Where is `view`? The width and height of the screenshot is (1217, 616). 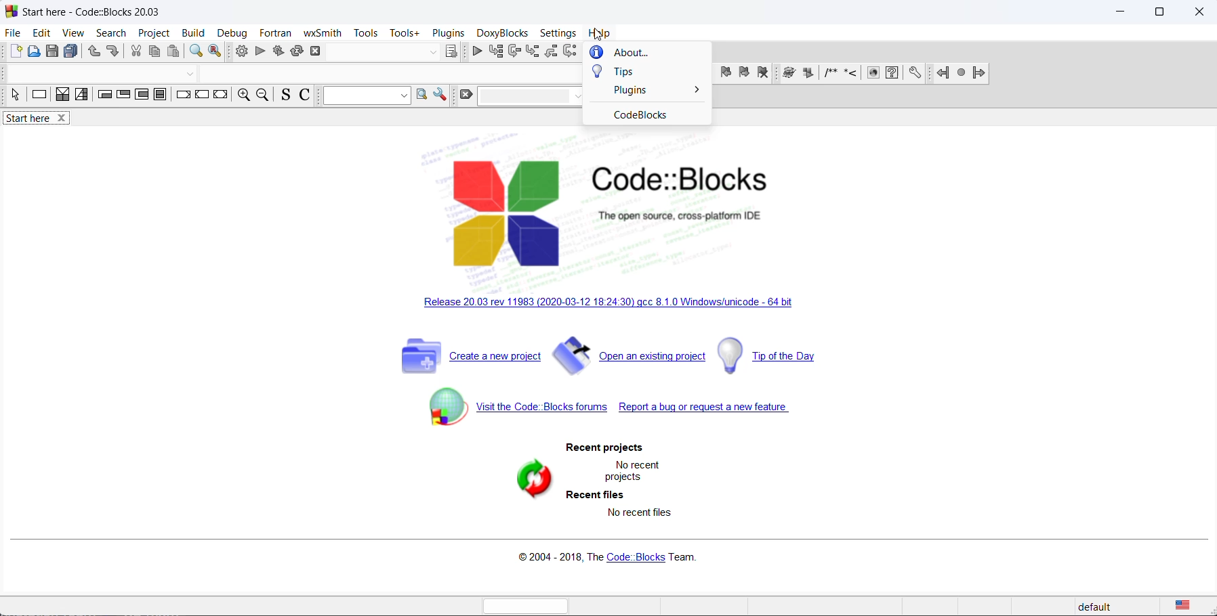
view is located at coordinates (72, 32).